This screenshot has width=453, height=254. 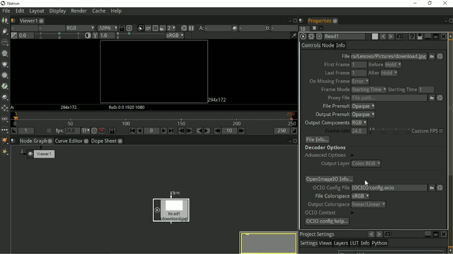 What do you see at coordinates (4, 42) in the screenshot?
I see `Time` at bounding box center [4, 42].